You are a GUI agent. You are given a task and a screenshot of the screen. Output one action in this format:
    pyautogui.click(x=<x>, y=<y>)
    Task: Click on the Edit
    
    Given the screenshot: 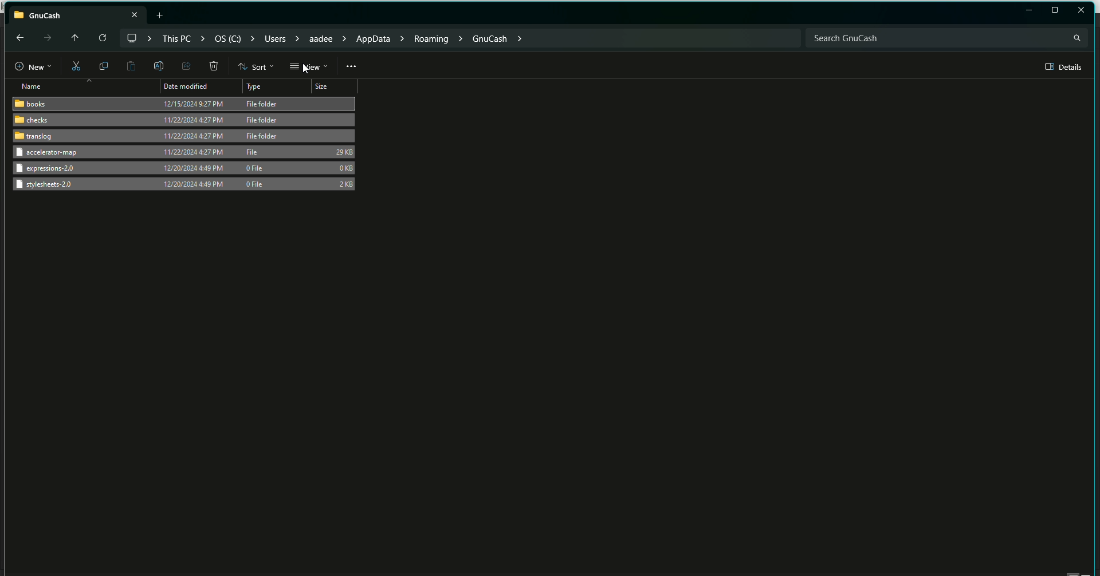 What is the action you would take?
    pyautogui.click(x=157, y=65)
    